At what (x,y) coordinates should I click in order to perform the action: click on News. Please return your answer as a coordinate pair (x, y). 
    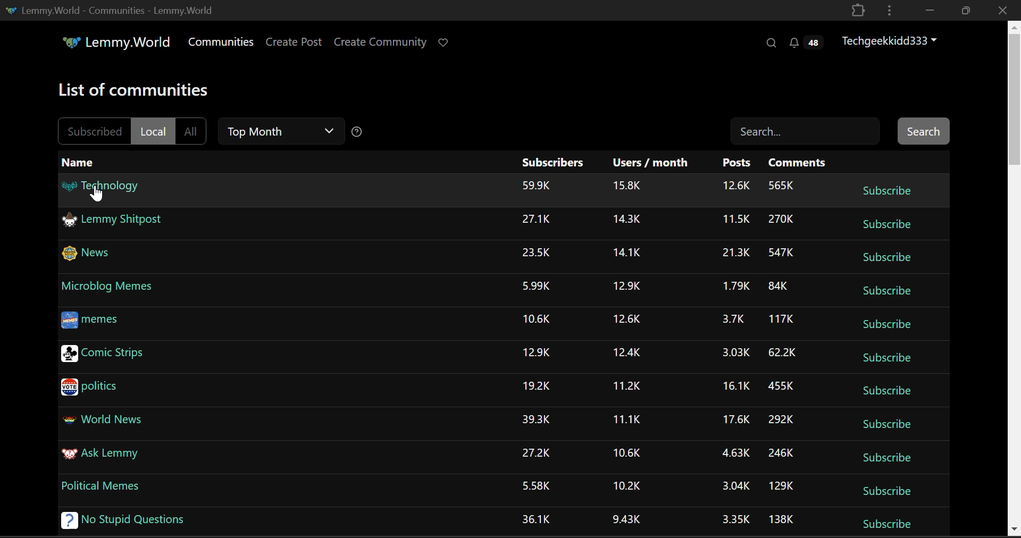
    Looking at the image, I should click on (86, 254).